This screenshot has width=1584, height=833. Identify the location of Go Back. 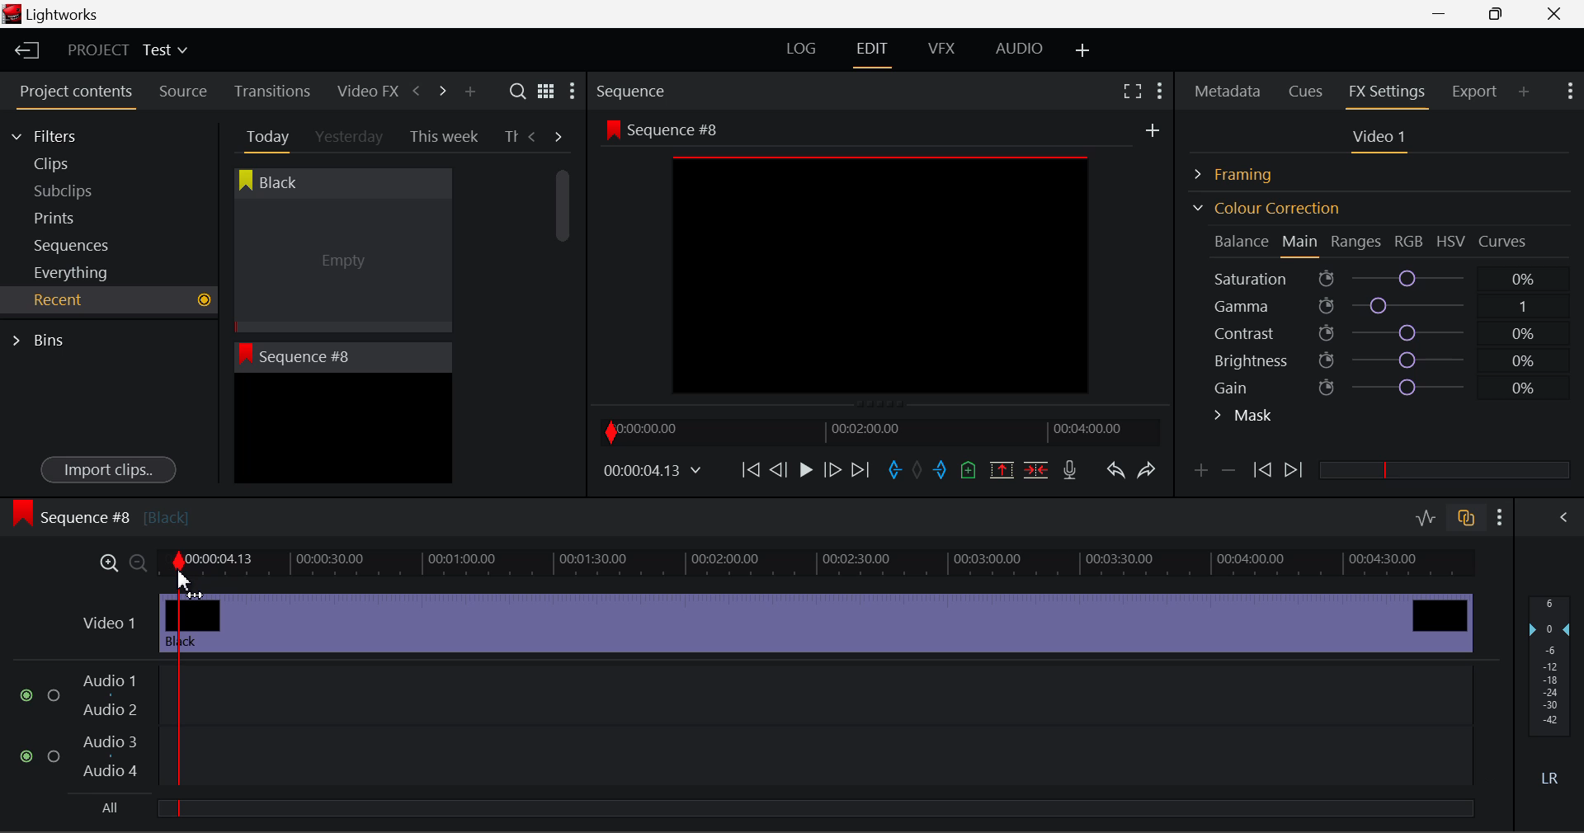
(780, 468).